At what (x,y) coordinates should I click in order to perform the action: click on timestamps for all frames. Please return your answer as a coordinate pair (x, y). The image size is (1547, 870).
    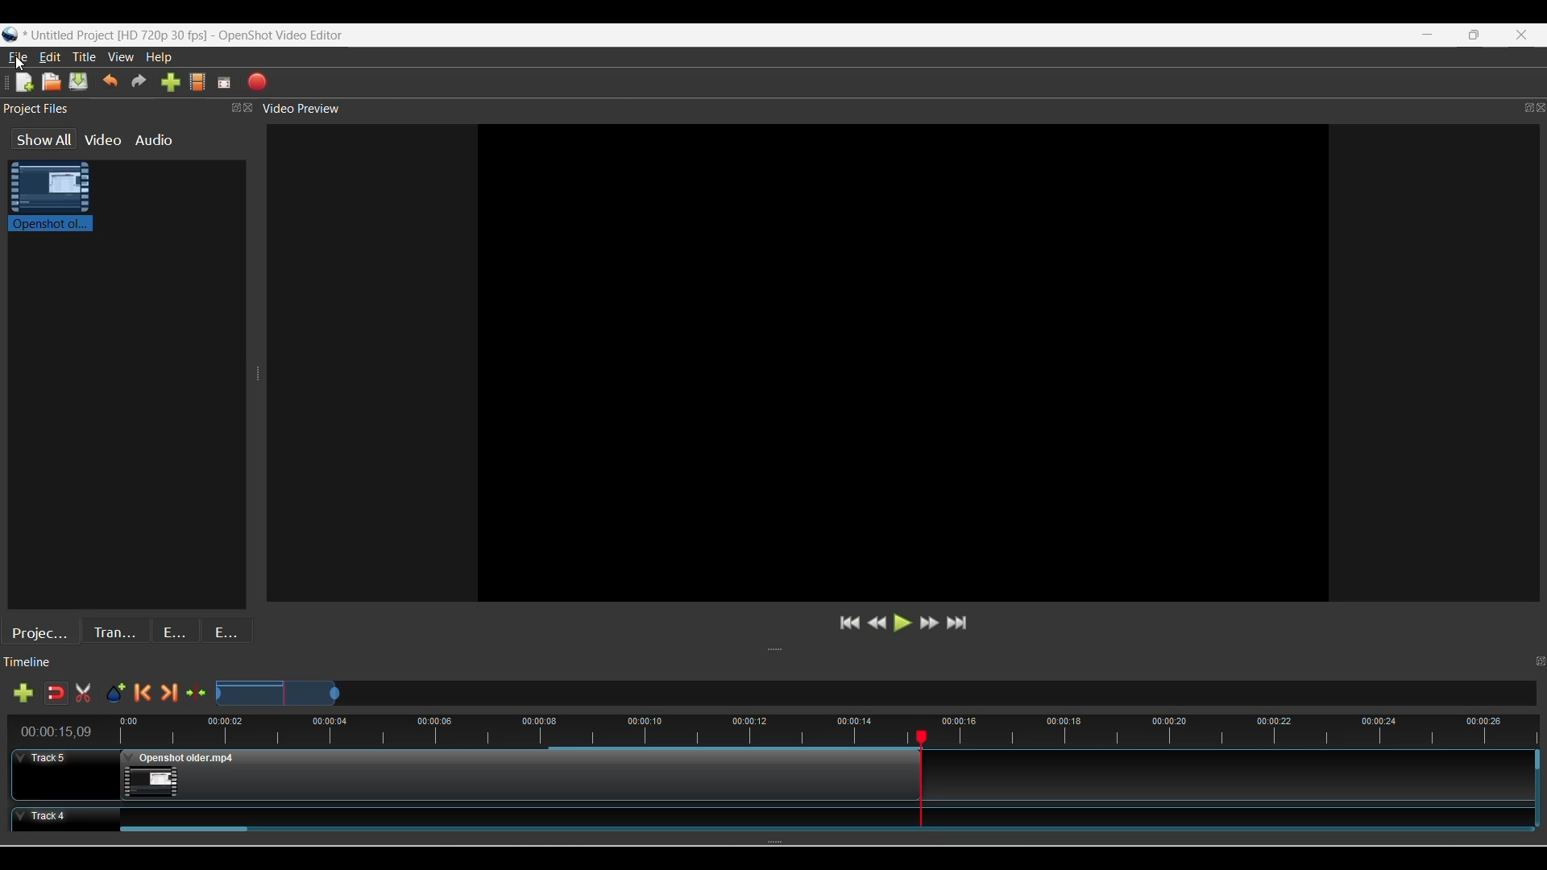
    Looking at the image, I should click on (1242, 728).